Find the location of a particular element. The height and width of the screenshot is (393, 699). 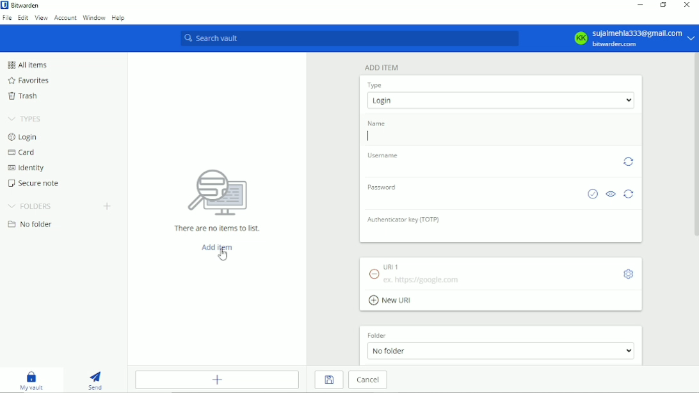

No Folder is located at coordinates (501, 351).